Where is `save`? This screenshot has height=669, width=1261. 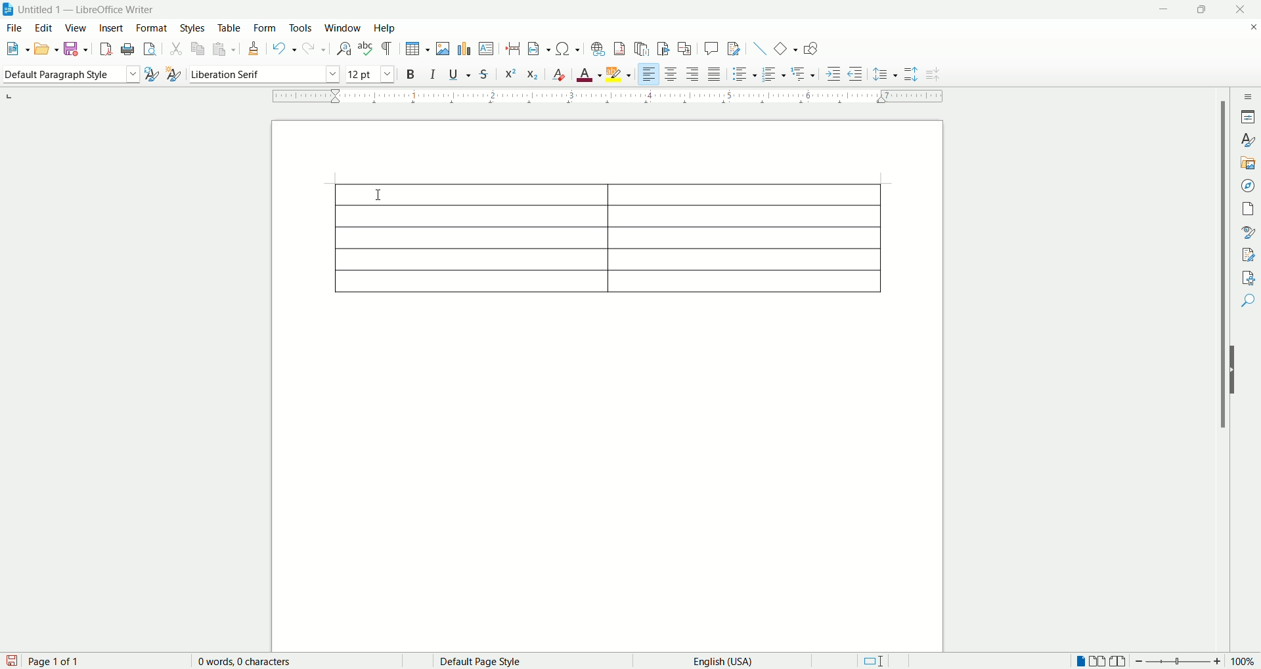
save is located at coordinates (75, 49).